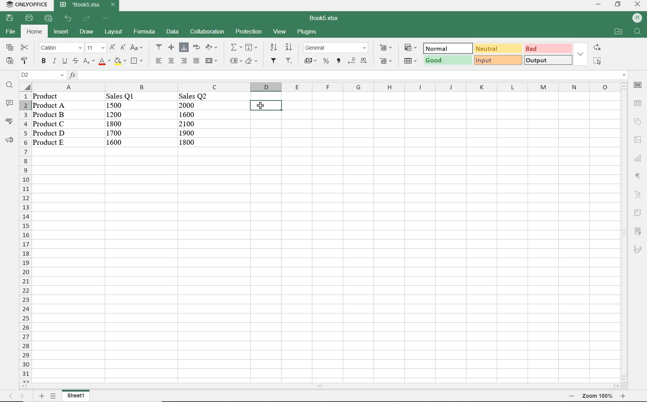 Image resolution: width=647 pixels, height=402 pixels. What do you see at coordinates (639, 4) in the screenshot?
I see `close` at bounding box center [639, 4].